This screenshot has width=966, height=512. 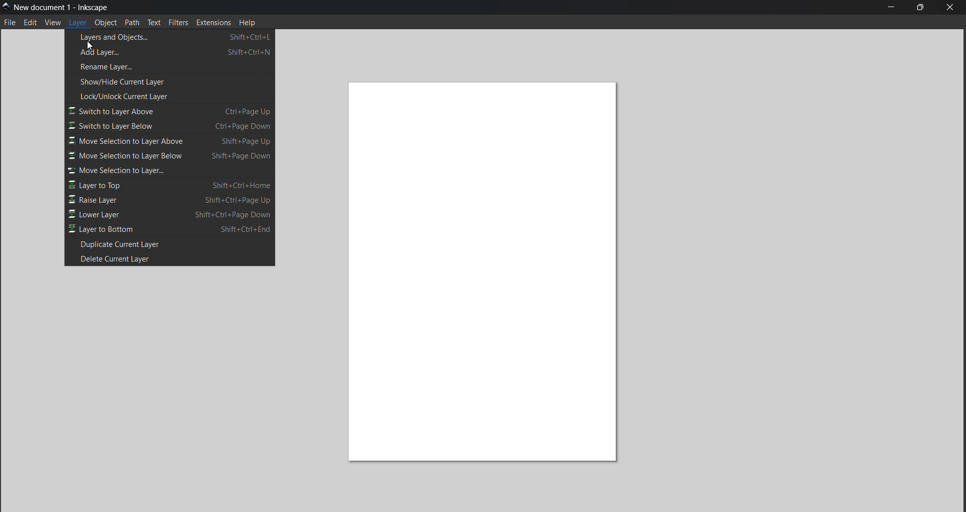 What do you see at coordinates (172, 157) in the screenshot?
I see `move selection to layer below` at bounding box center [172, 157].